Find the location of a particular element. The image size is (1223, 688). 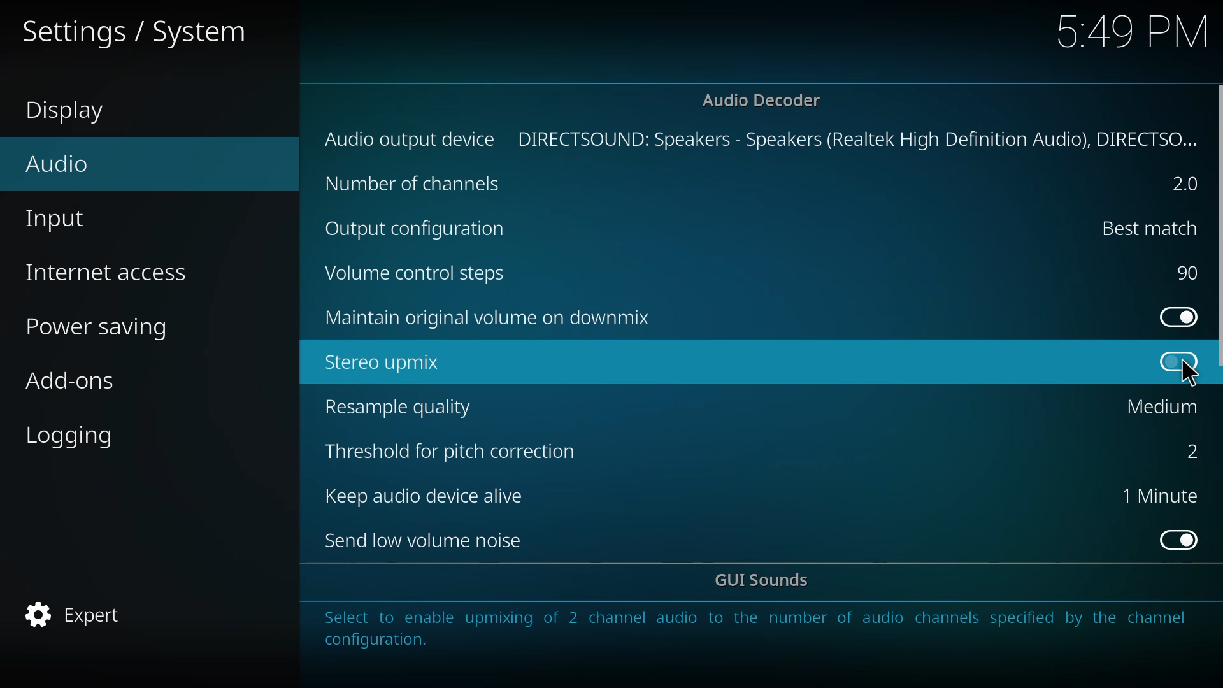

add-ons is located at coordinates (73, 382).